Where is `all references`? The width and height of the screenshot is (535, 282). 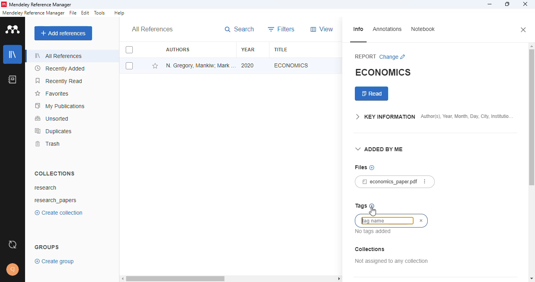 all references is located at coordinates (152, 29).